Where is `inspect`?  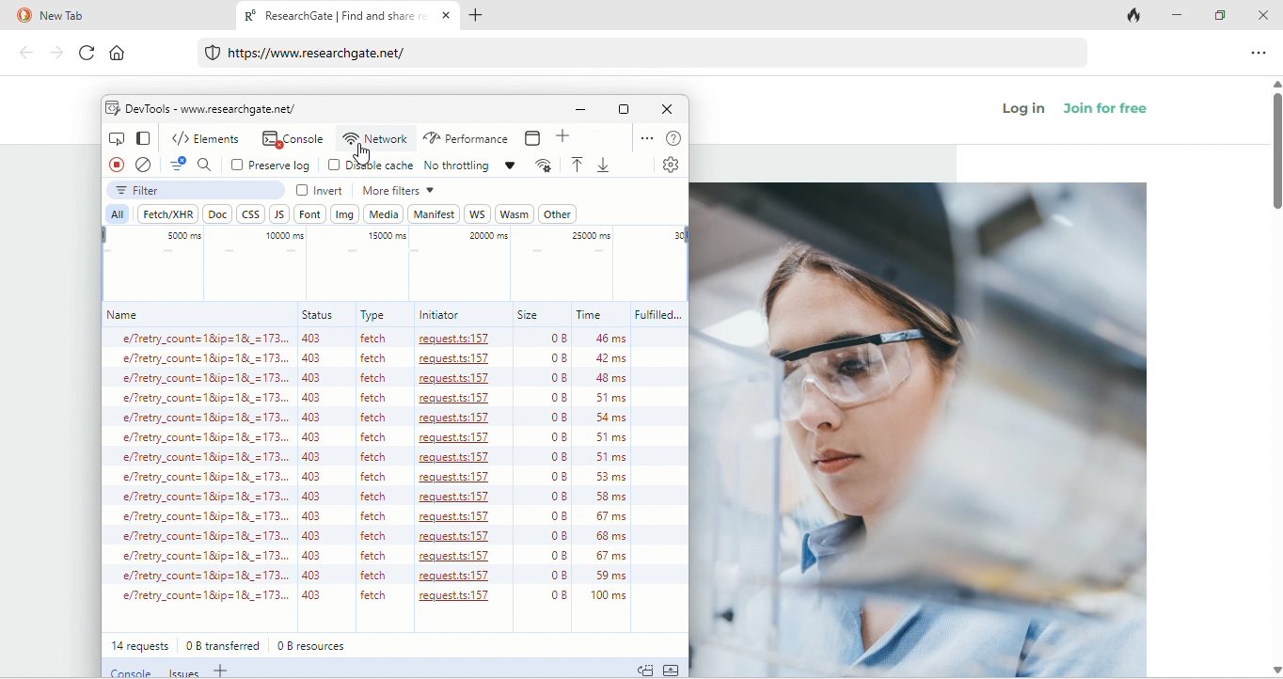
inspect is located at coordinates (115, 137).